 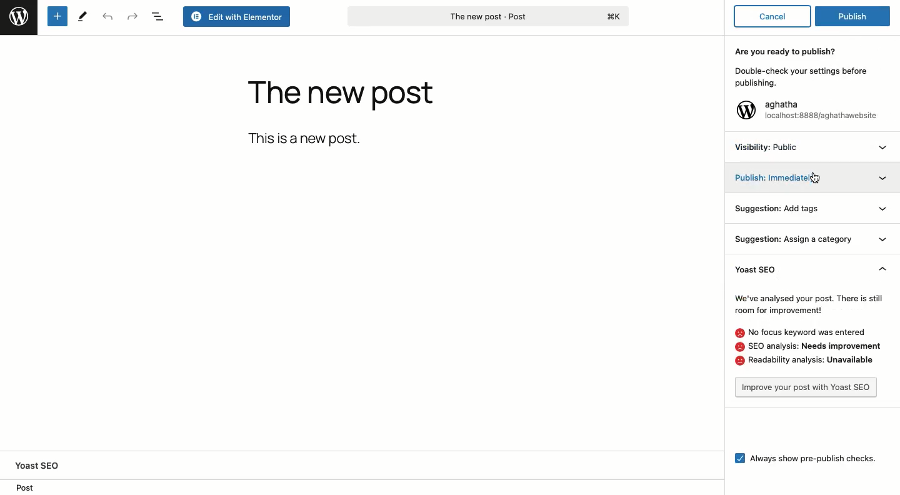 What do you see at coordinates (807, 388) in the screenshot?
I see `Improve your post with Yoast SEO` at bounding box center [807, 388].